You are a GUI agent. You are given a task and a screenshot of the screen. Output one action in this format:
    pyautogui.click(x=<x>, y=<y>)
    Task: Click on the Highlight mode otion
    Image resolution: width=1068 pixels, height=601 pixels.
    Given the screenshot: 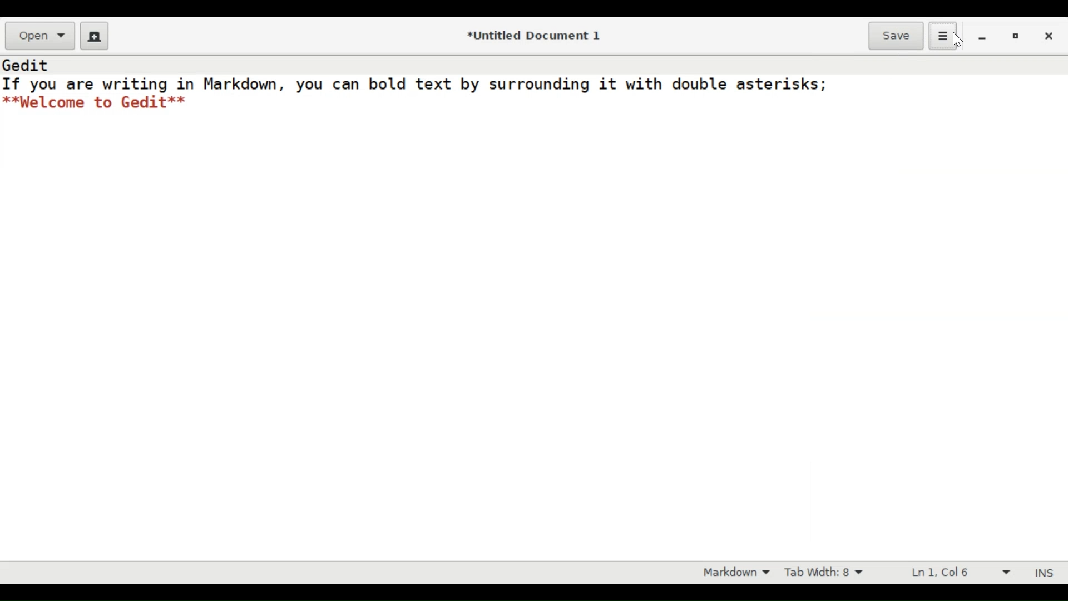 What is the action you would take?
    pyautogui.click(x=734, y=572)
    